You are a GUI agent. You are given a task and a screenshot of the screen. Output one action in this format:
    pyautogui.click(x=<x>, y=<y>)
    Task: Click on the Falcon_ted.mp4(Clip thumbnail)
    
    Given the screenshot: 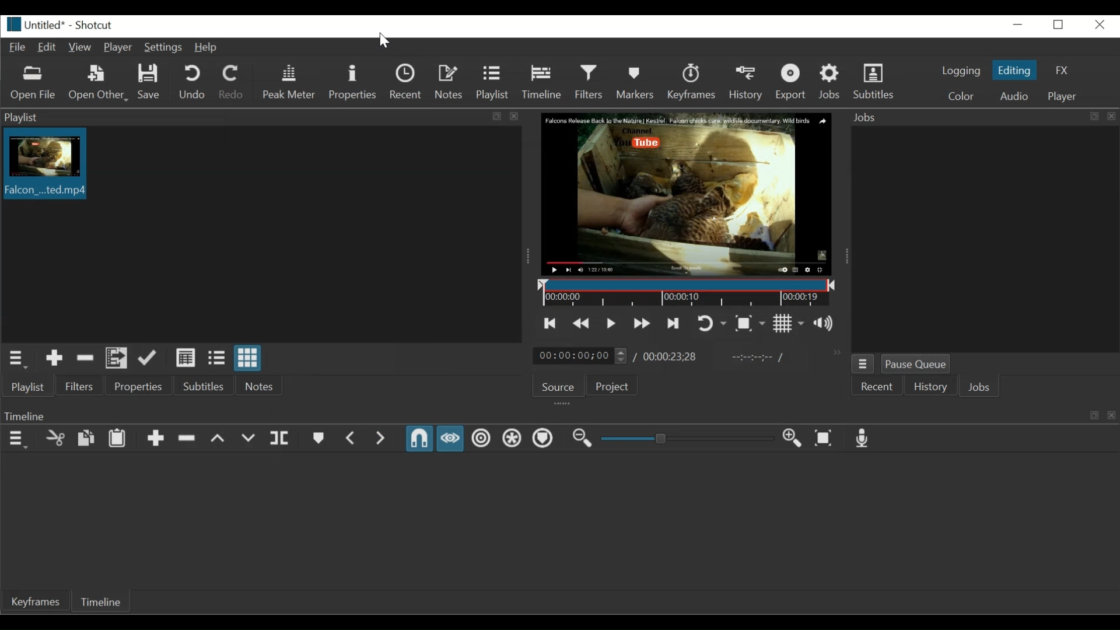 What is the action you would take?
    pyautogui.click(x=43, y=163)
    